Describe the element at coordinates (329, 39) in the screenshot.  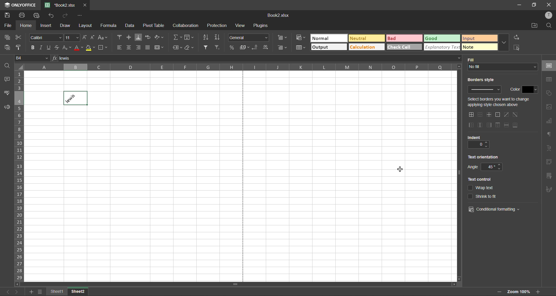
I see `normal` at that location.